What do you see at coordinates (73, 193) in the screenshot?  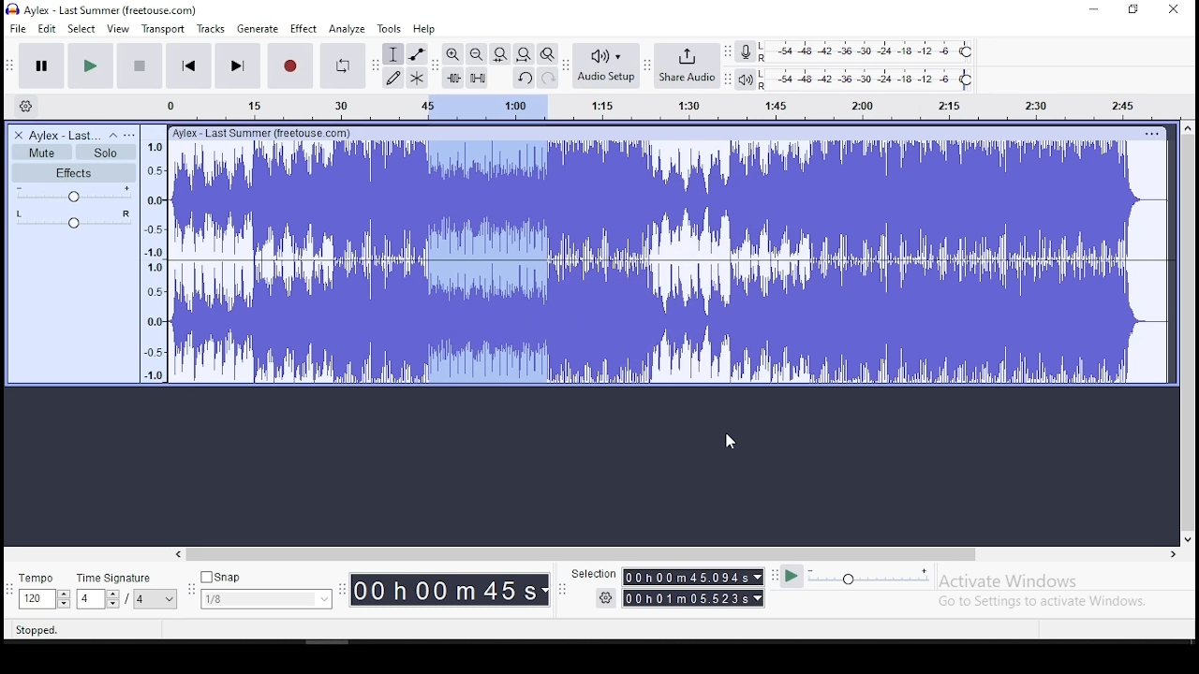 I see `volume` at bounding box center [73, 193].